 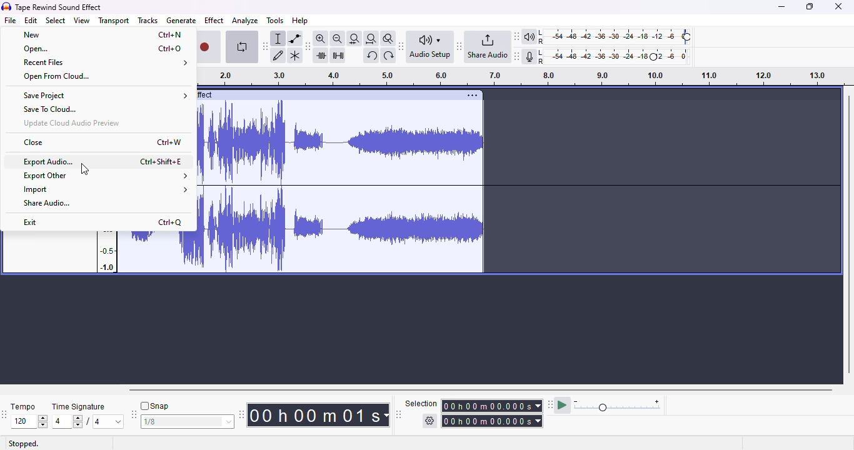 I want to click on fit project to width, so click(x=371, y=38).